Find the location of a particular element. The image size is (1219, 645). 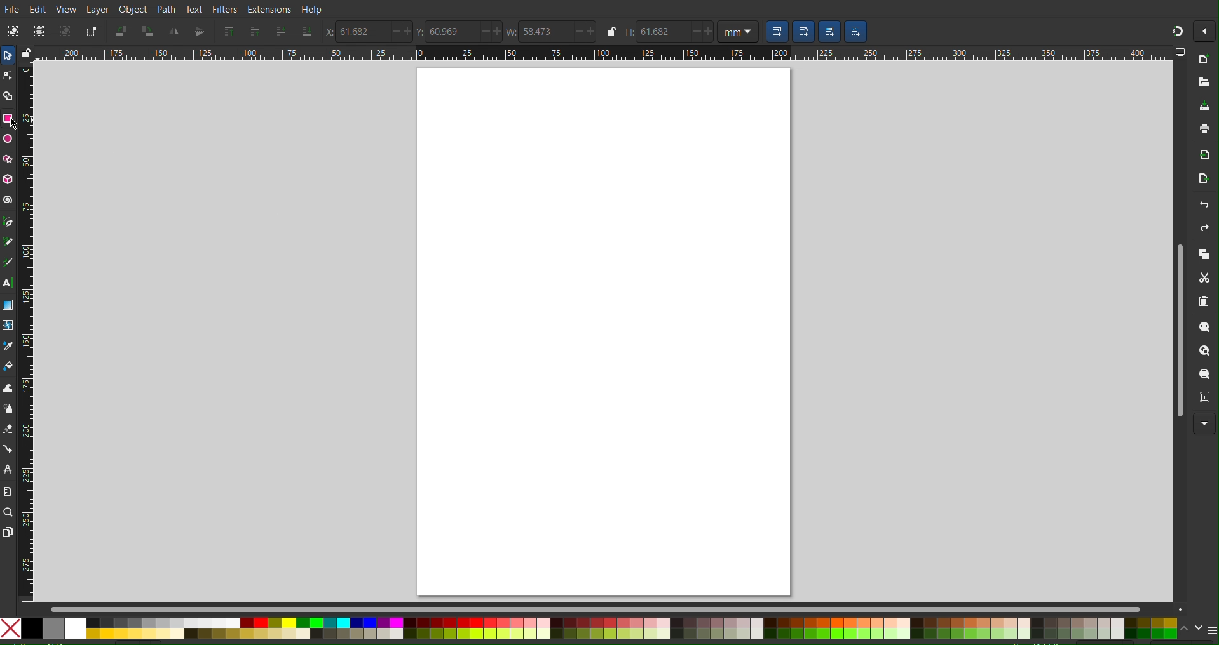

Spray Tool is located at coordinates (8, 411).